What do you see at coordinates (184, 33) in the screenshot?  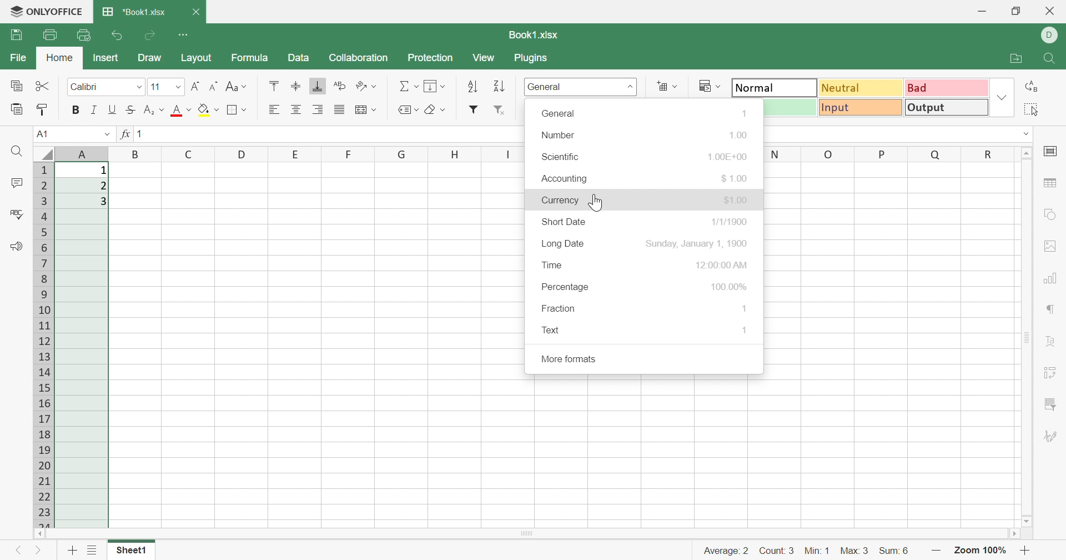 I see `Customize Quick Access Toolbar` at bounding box center [184, 33].